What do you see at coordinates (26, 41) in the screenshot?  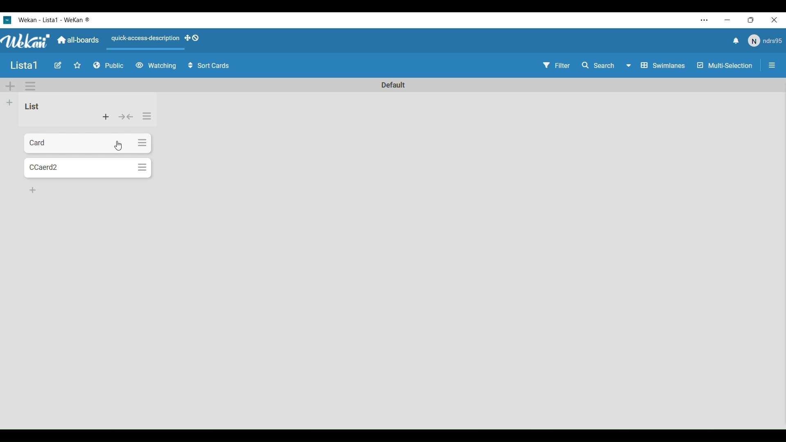 I see `WeKan` at bounding box center [26, 41].